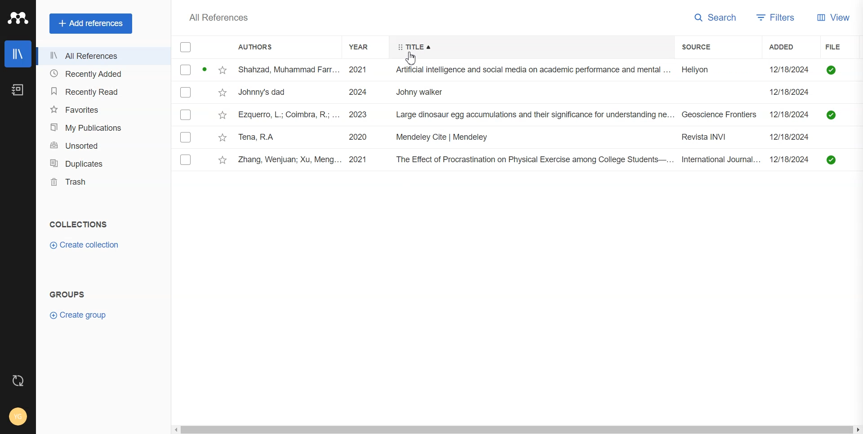 Image resolution: width=863 pixels, height=434 pixels. I want to click on select entry, so click(185, 92).